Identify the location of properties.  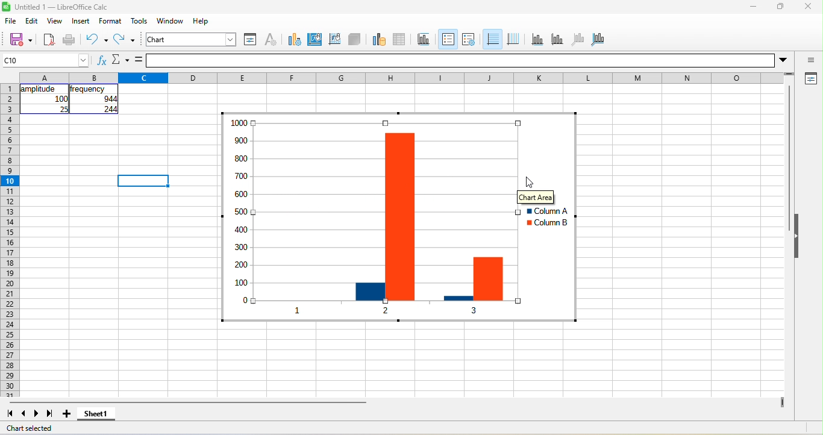
(810, 80).